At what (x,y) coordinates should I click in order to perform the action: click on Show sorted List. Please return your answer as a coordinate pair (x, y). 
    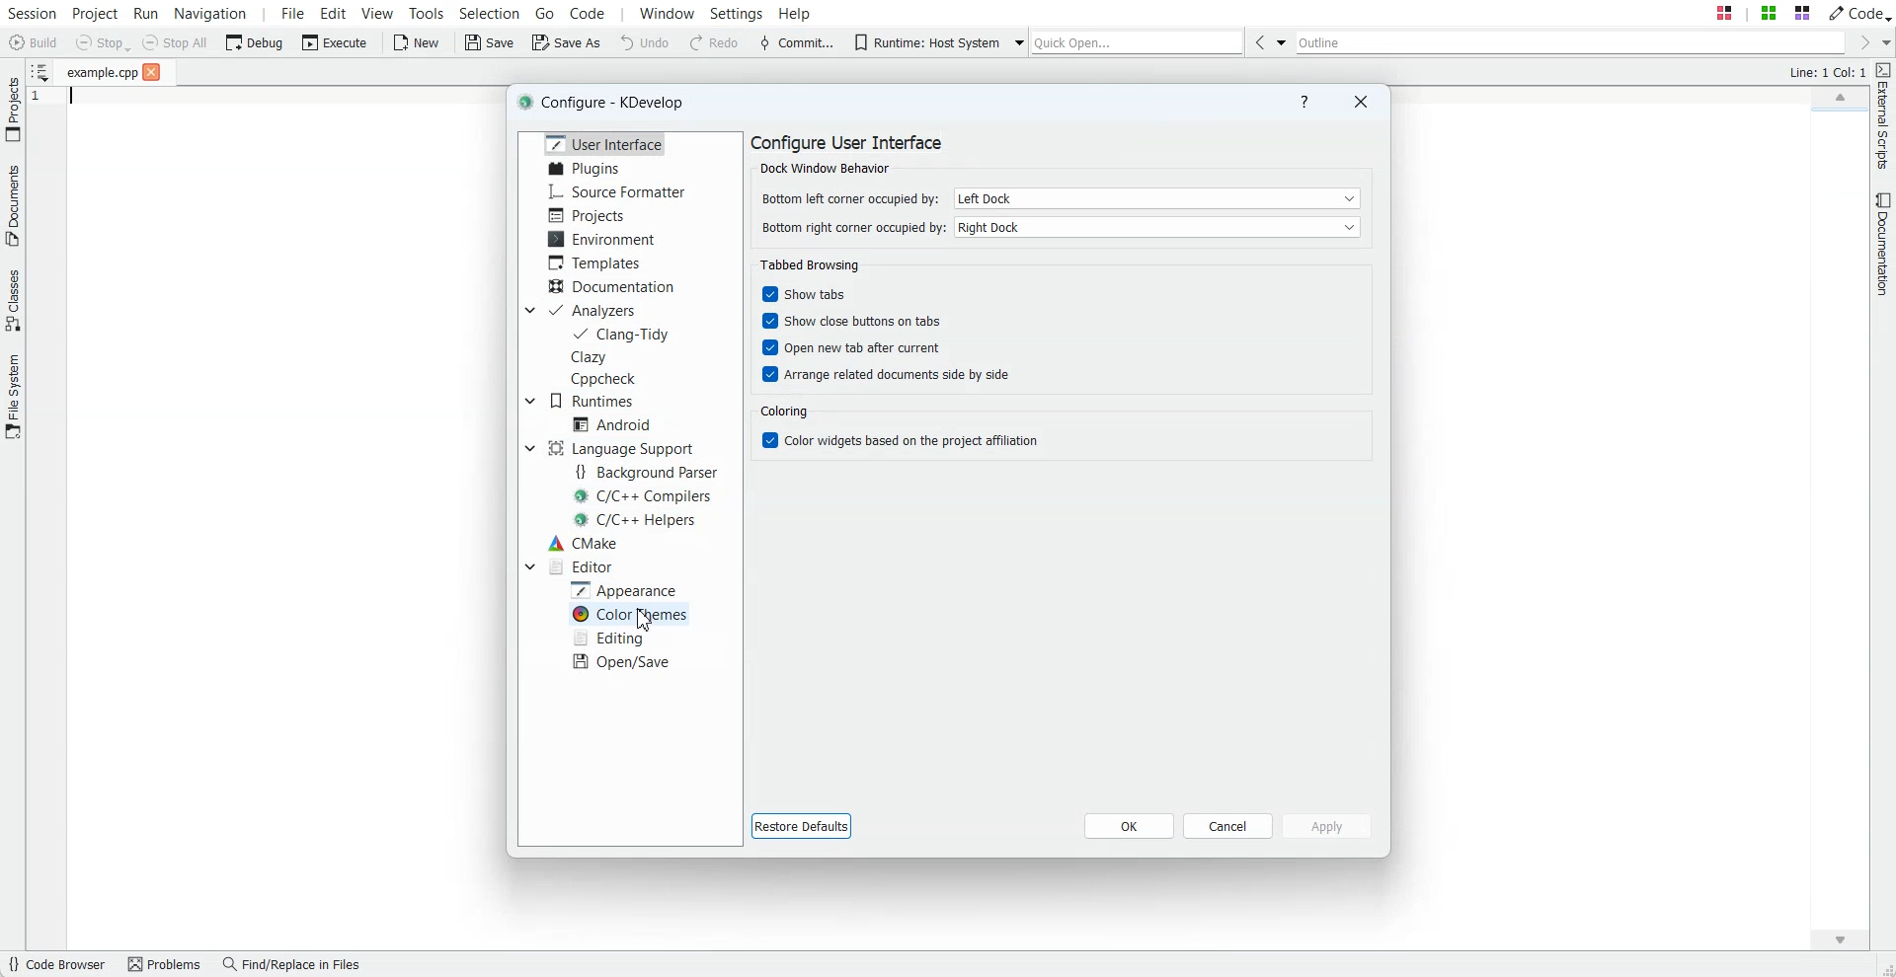
    Looking at the image, I should click on (39, 71).